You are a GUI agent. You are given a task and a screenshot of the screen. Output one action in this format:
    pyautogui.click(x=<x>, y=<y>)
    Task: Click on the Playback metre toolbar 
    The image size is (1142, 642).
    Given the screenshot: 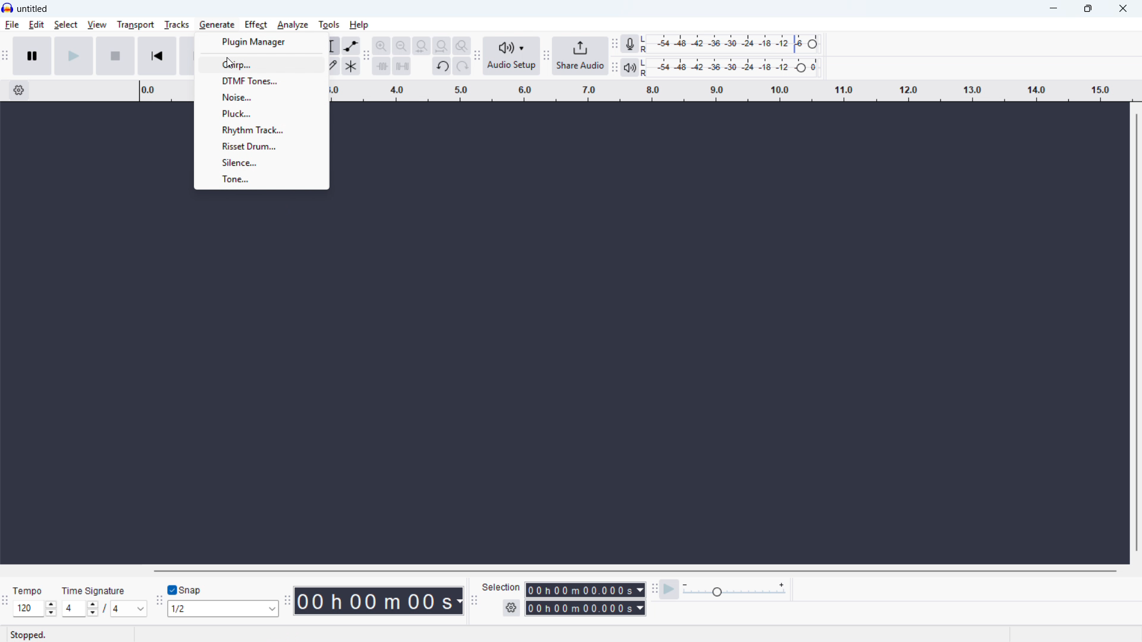 What is the action you would take?
    pyautogui.click(x=614, y=67)
    